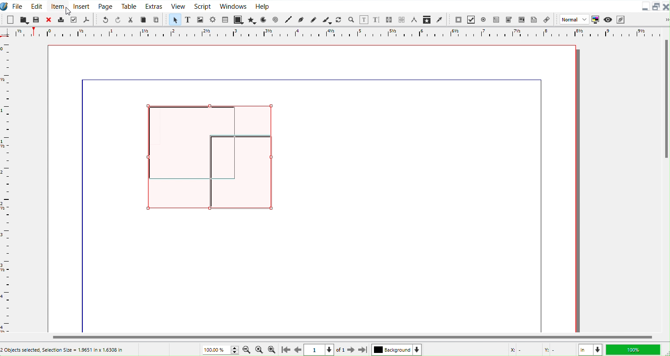 The width and height of the screenshot is (670, 356). I want to click on Select current page, so click(320, 350).